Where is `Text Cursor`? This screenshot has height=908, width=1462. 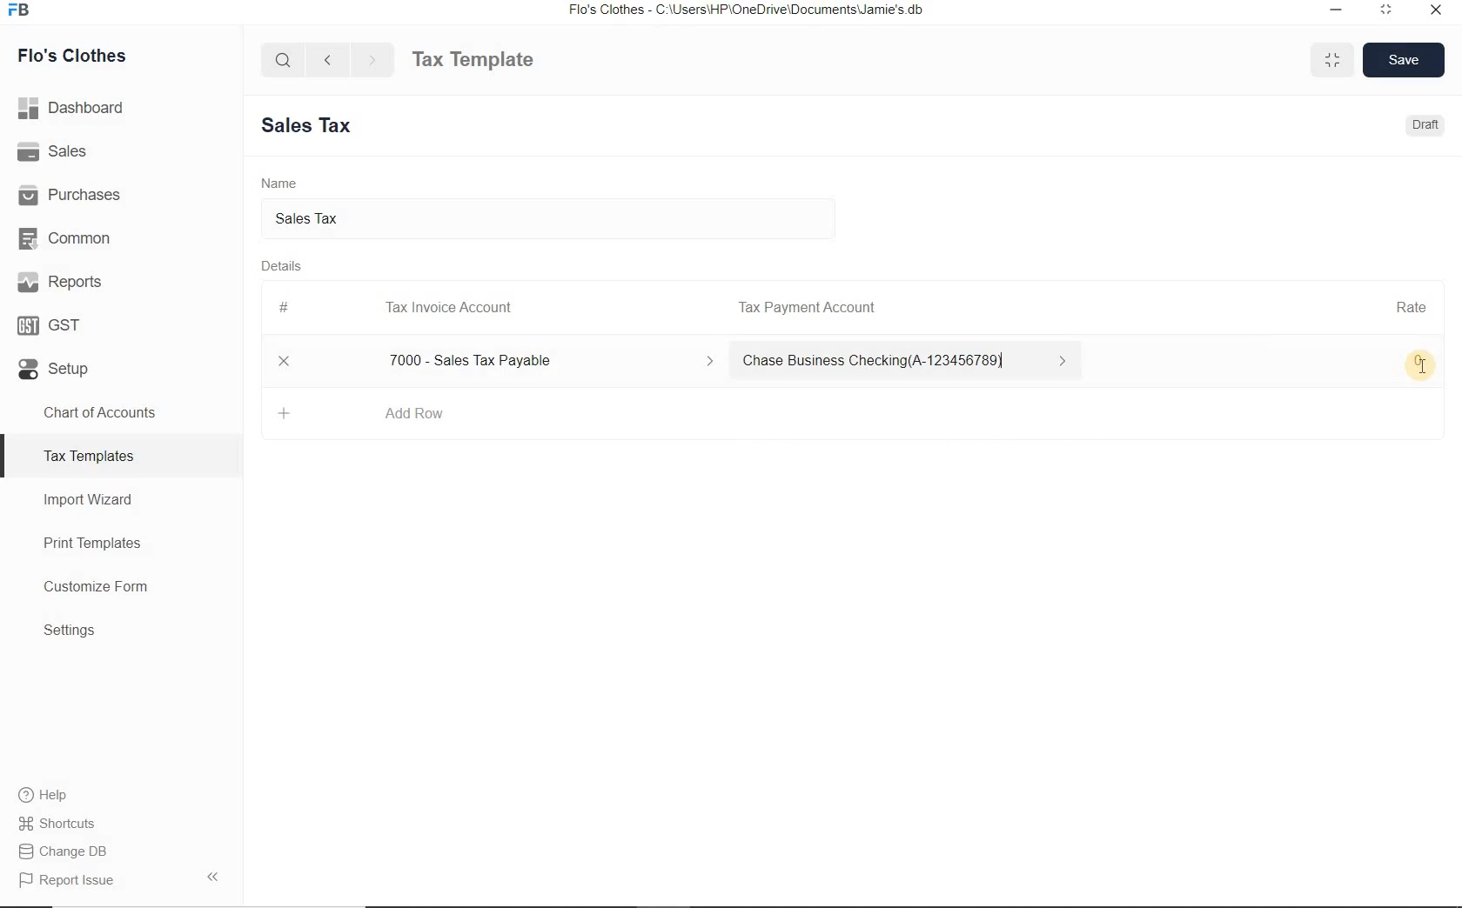 Text Cursor is located at coordinates (1422, 368).